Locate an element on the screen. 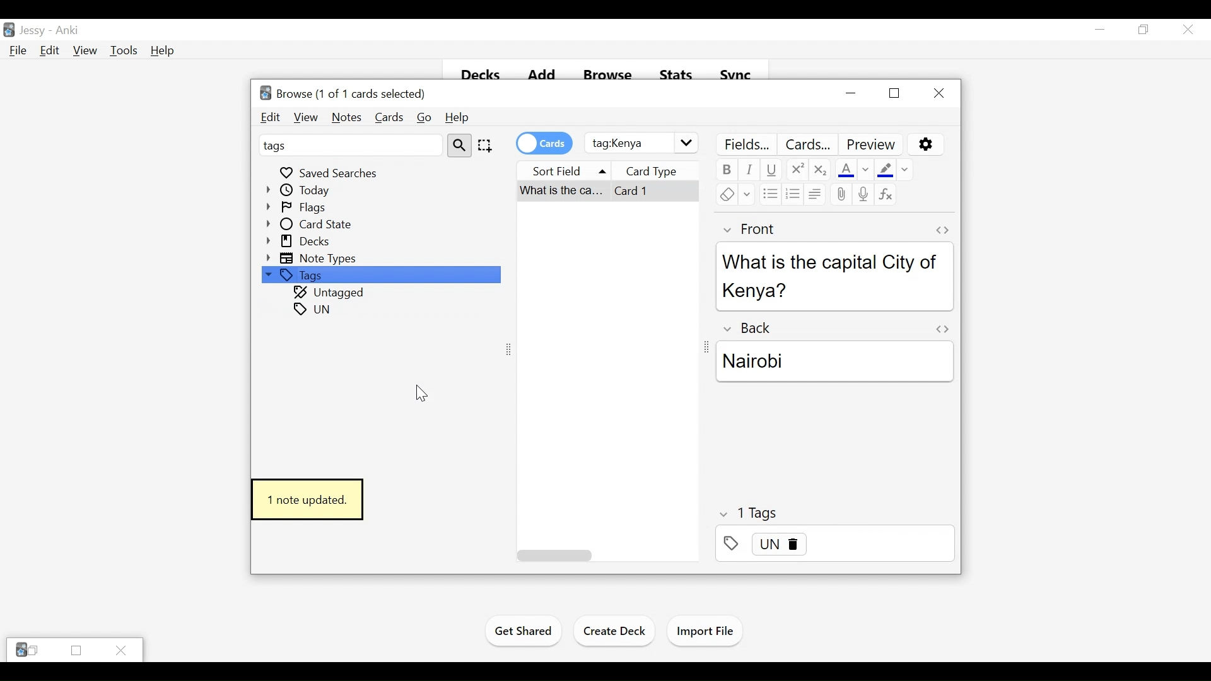 This screenshot has height=681, width=1211. Record Audio is located at coordinates (864, 194).